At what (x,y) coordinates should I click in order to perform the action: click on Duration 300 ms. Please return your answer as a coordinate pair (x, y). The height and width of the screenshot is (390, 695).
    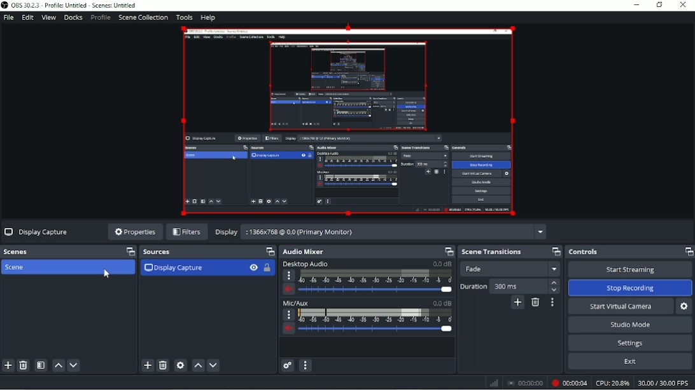
    Looking at the image, I should click on (510, 286).